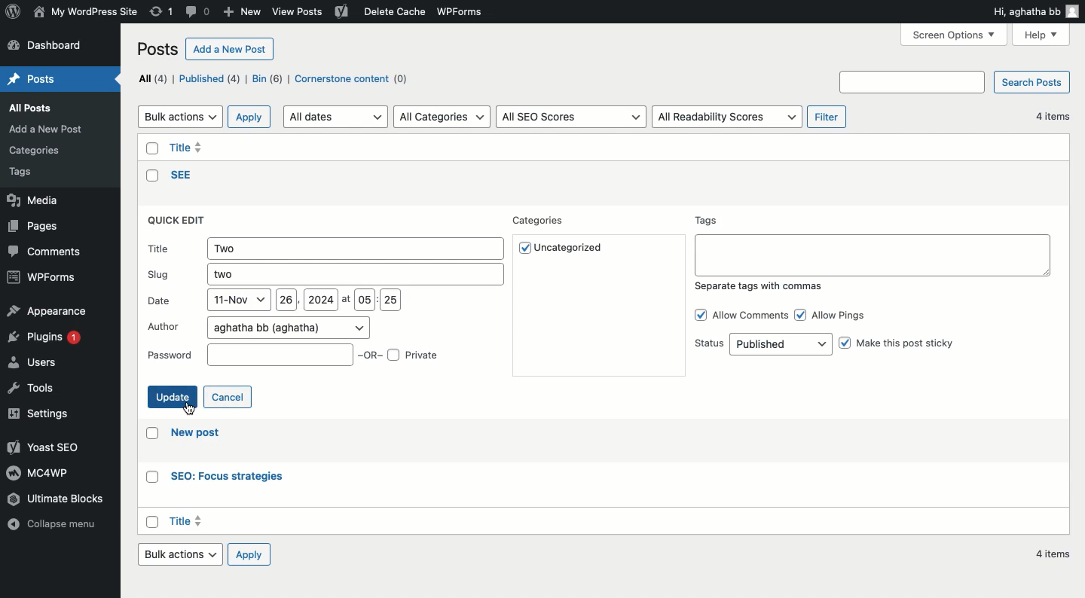 The width and height of the screenshot is (1085, 598). What do you see at coordinates (35, 227) in the screenshot?
I see `Pages` at bounding box center [35, 227].